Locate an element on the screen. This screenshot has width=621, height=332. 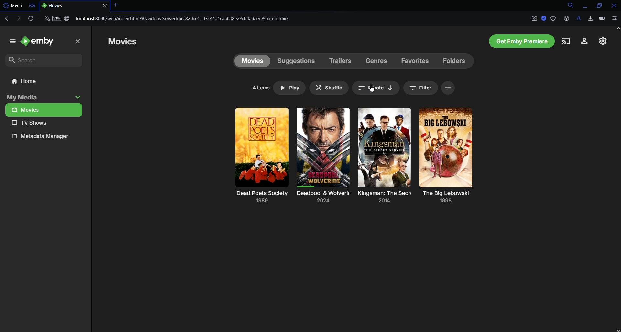
Organise/sort is located at coordinates (375, 88).